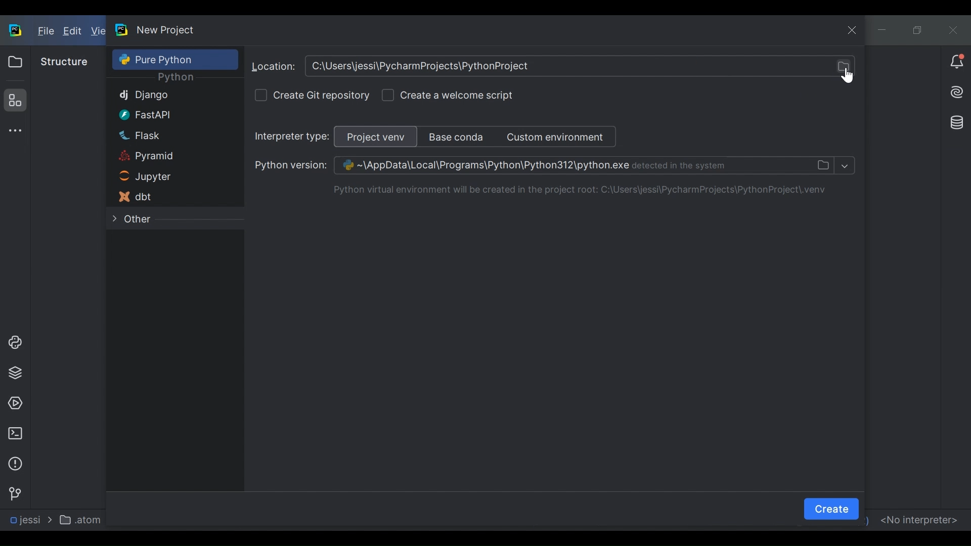 This screenshot has width=971, height=546. Describe the element at coordinates (552, 66) in the screenshot. I see `Browse location` at that location.